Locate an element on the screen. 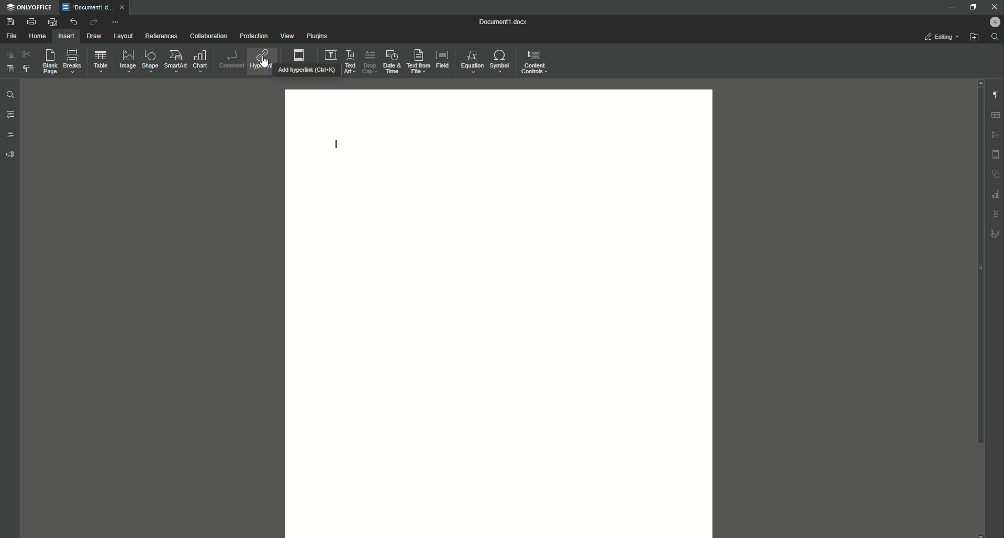  Date and Time is located at coordinates (392, 62).